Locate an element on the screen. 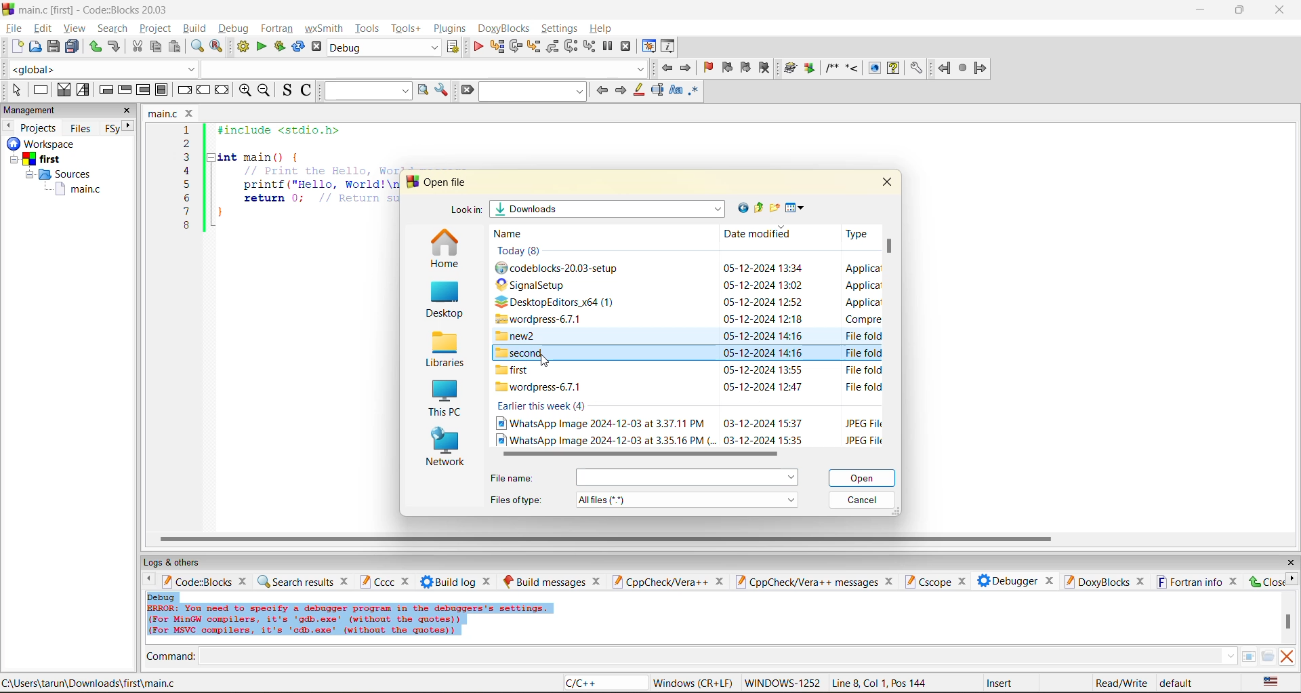  new is located at coordinates (18, 46).